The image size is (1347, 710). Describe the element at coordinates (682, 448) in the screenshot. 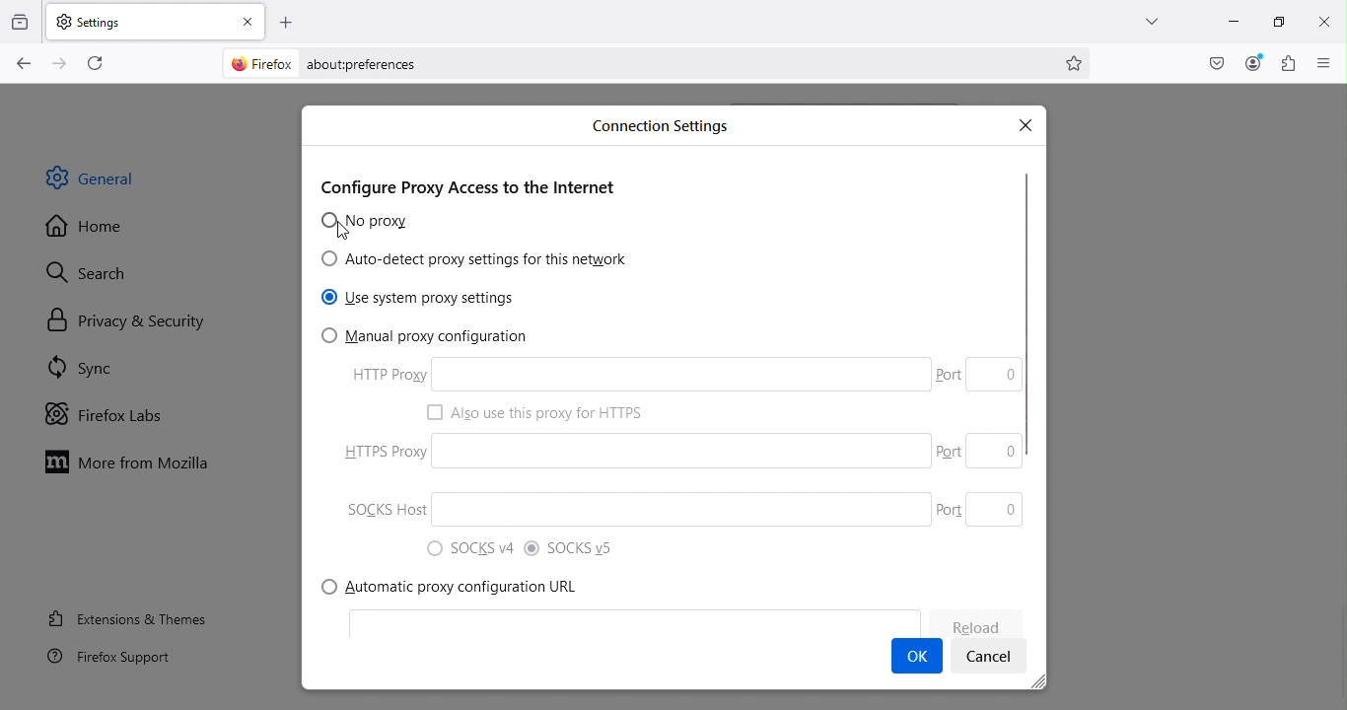

I see `HTTPS proxy` at that location.